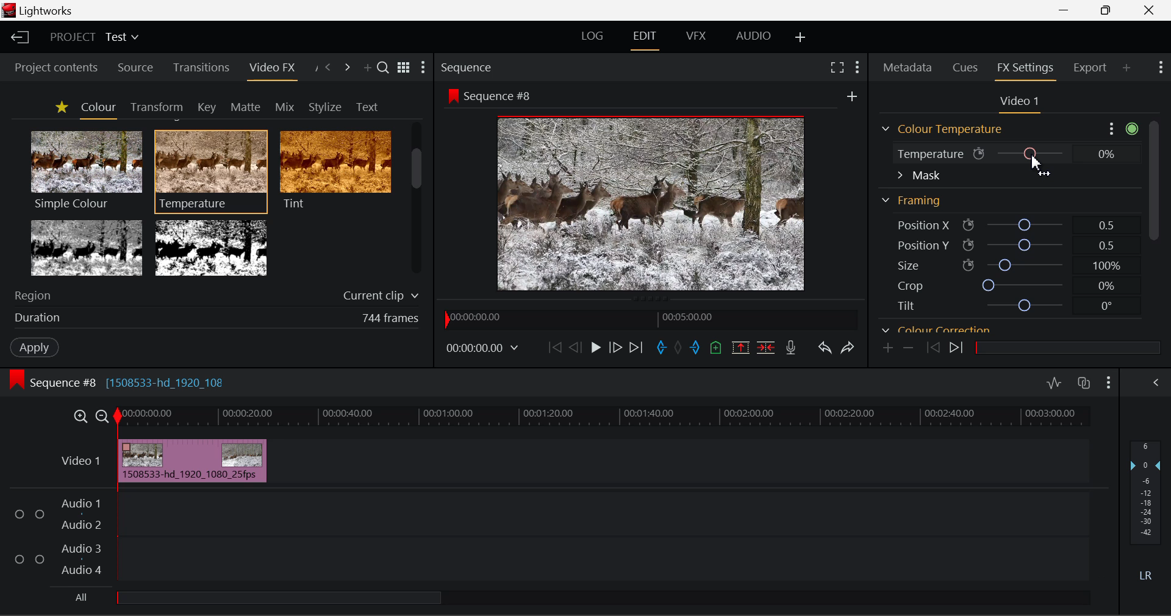 Image resolution: width=1171 pixels, height=616 pixels. What do you see at coordinates (200, 68) in the screenshot?
I see `Transitions` at bounding box center [200, 68].